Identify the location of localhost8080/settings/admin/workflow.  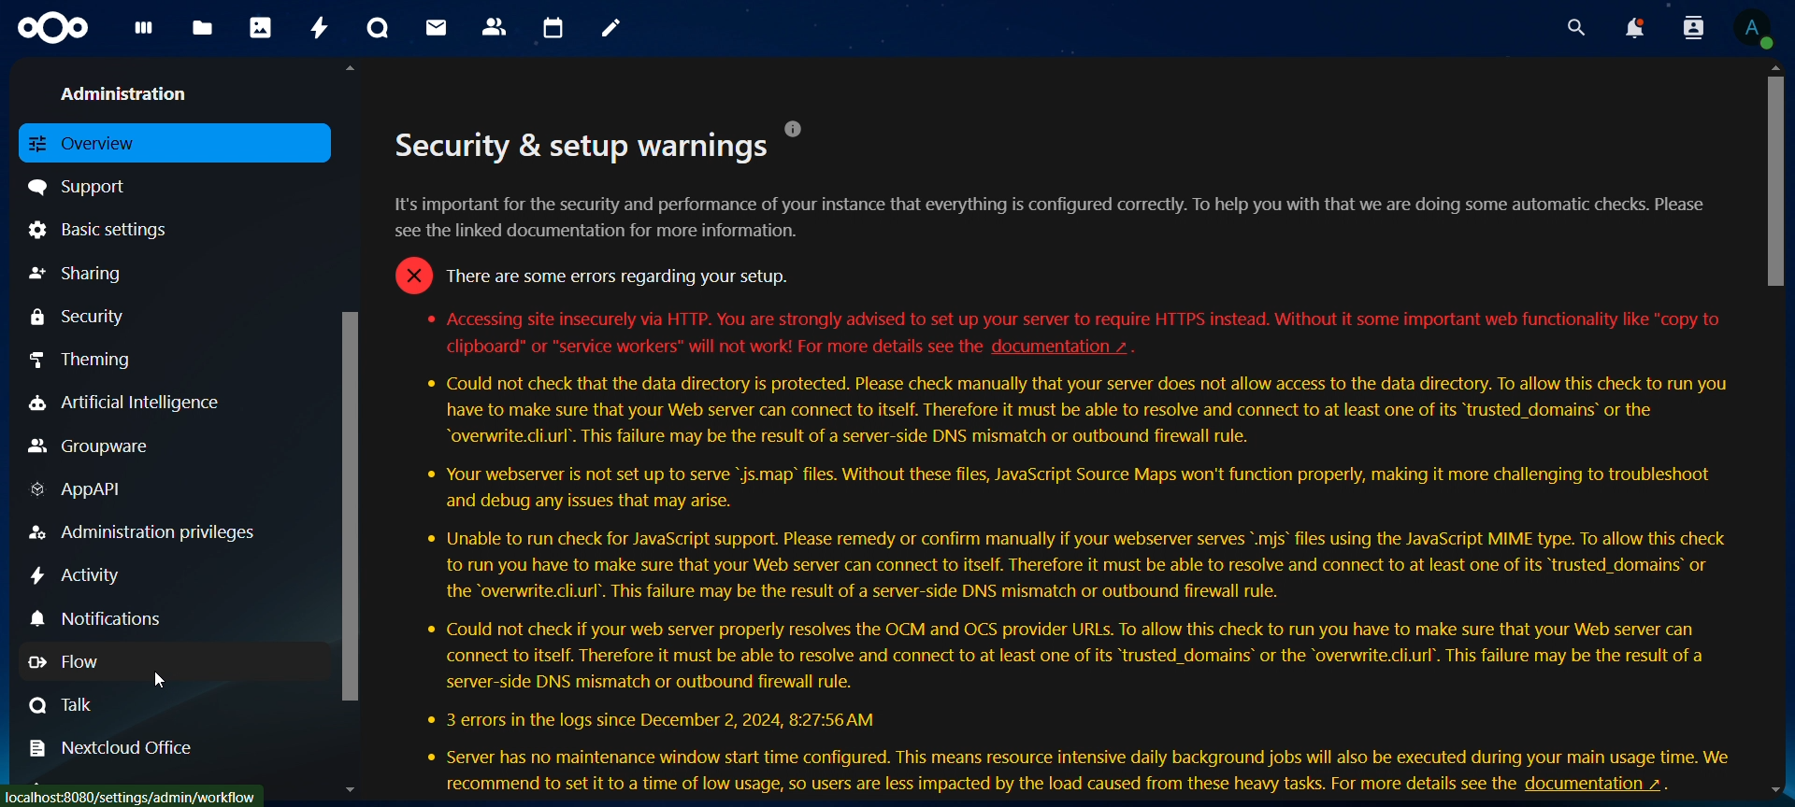
(136, 793).